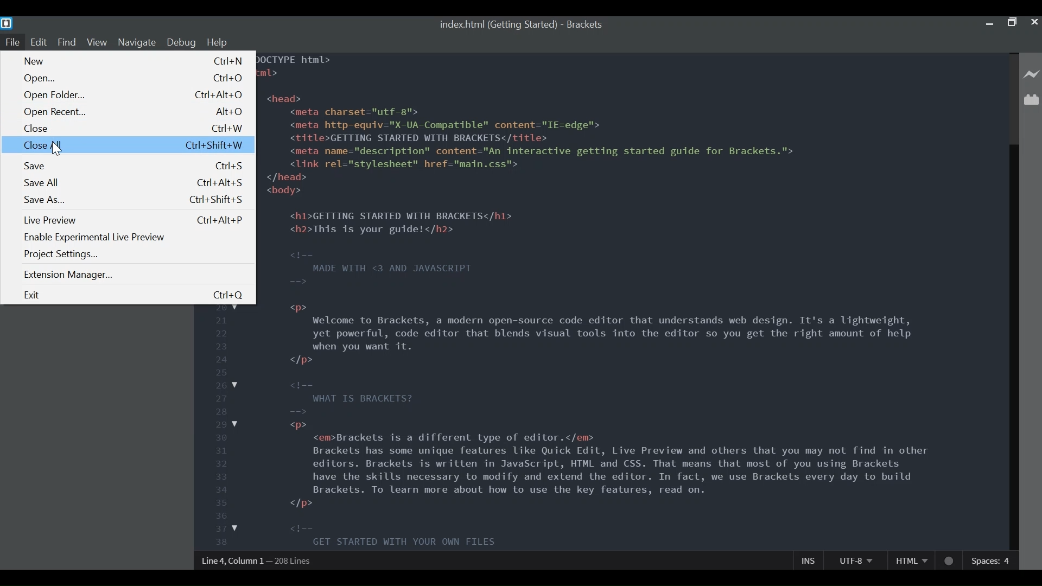 This screenshot has width=1042, height=586. What do you see at coordinates (587, 24) in the screenshot?
I see `Brackets` at bounding box center [587, 24].